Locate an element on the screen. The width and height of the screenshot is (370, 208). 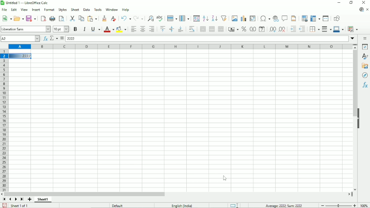
Condition applied is located at coordinates (20, 56).